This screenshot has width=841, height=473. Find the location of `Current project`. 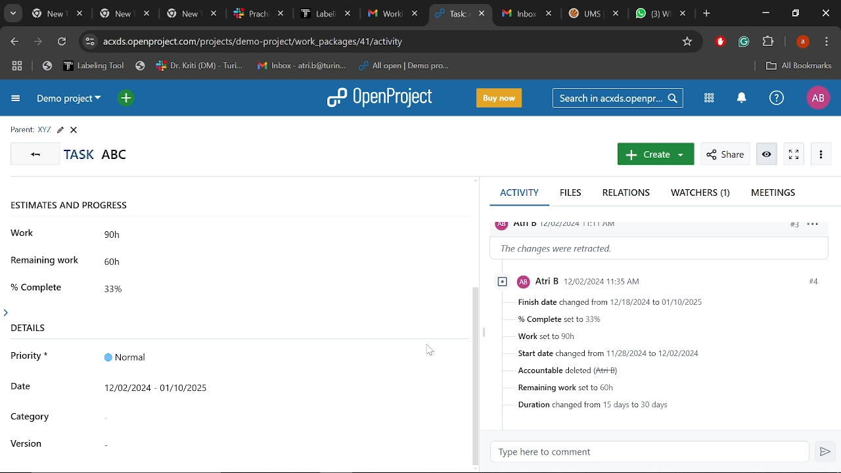

Current project is located at coordinates (68, 99).